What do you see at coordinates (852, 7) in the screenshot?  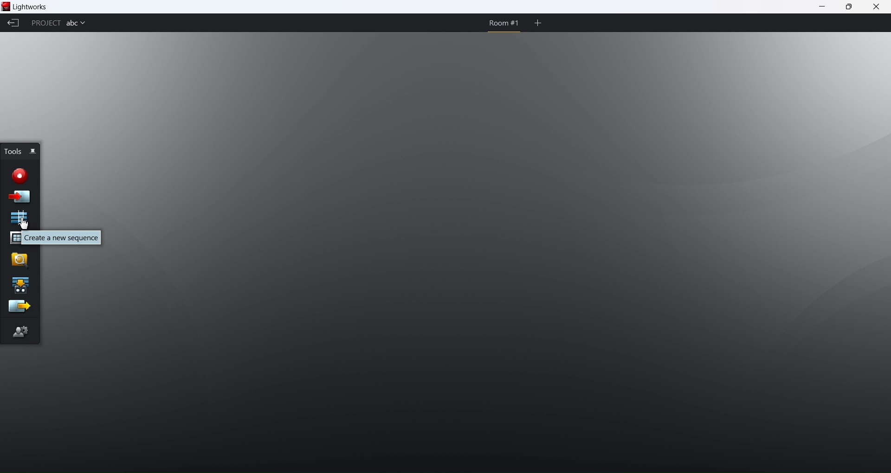 I see `maximize` at bounding box center [852, 7].